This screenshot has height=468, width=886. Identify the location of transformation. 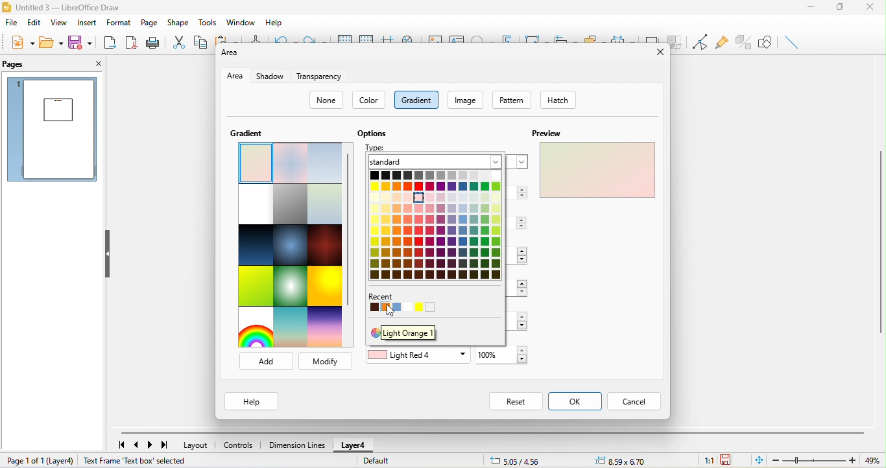
(533, 36).